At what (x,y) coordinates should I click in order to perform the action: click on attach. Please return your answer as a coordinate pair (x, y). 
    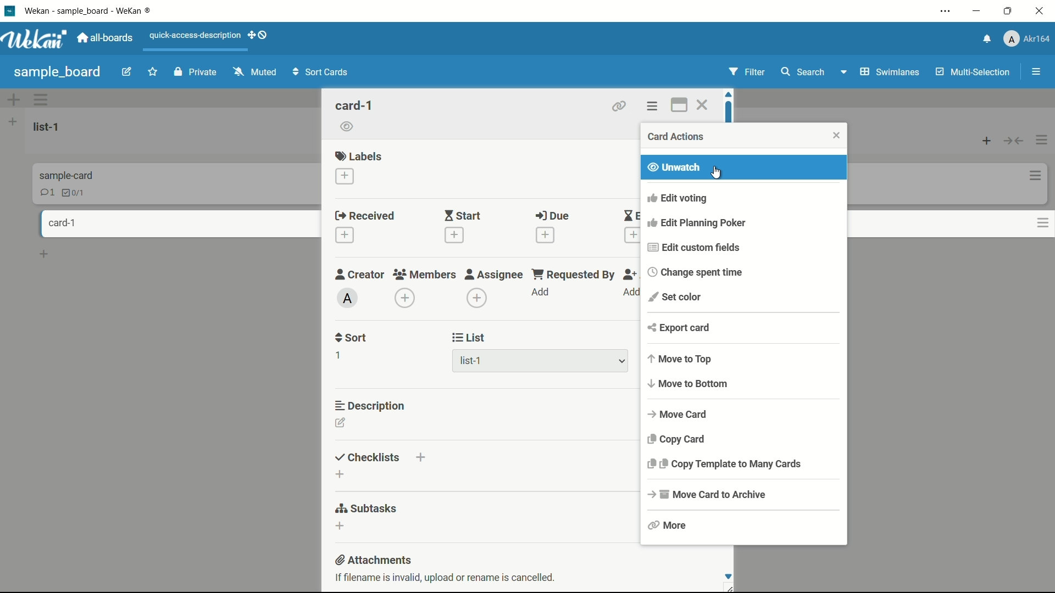
    Looking at the image, I should click on (618, 105).